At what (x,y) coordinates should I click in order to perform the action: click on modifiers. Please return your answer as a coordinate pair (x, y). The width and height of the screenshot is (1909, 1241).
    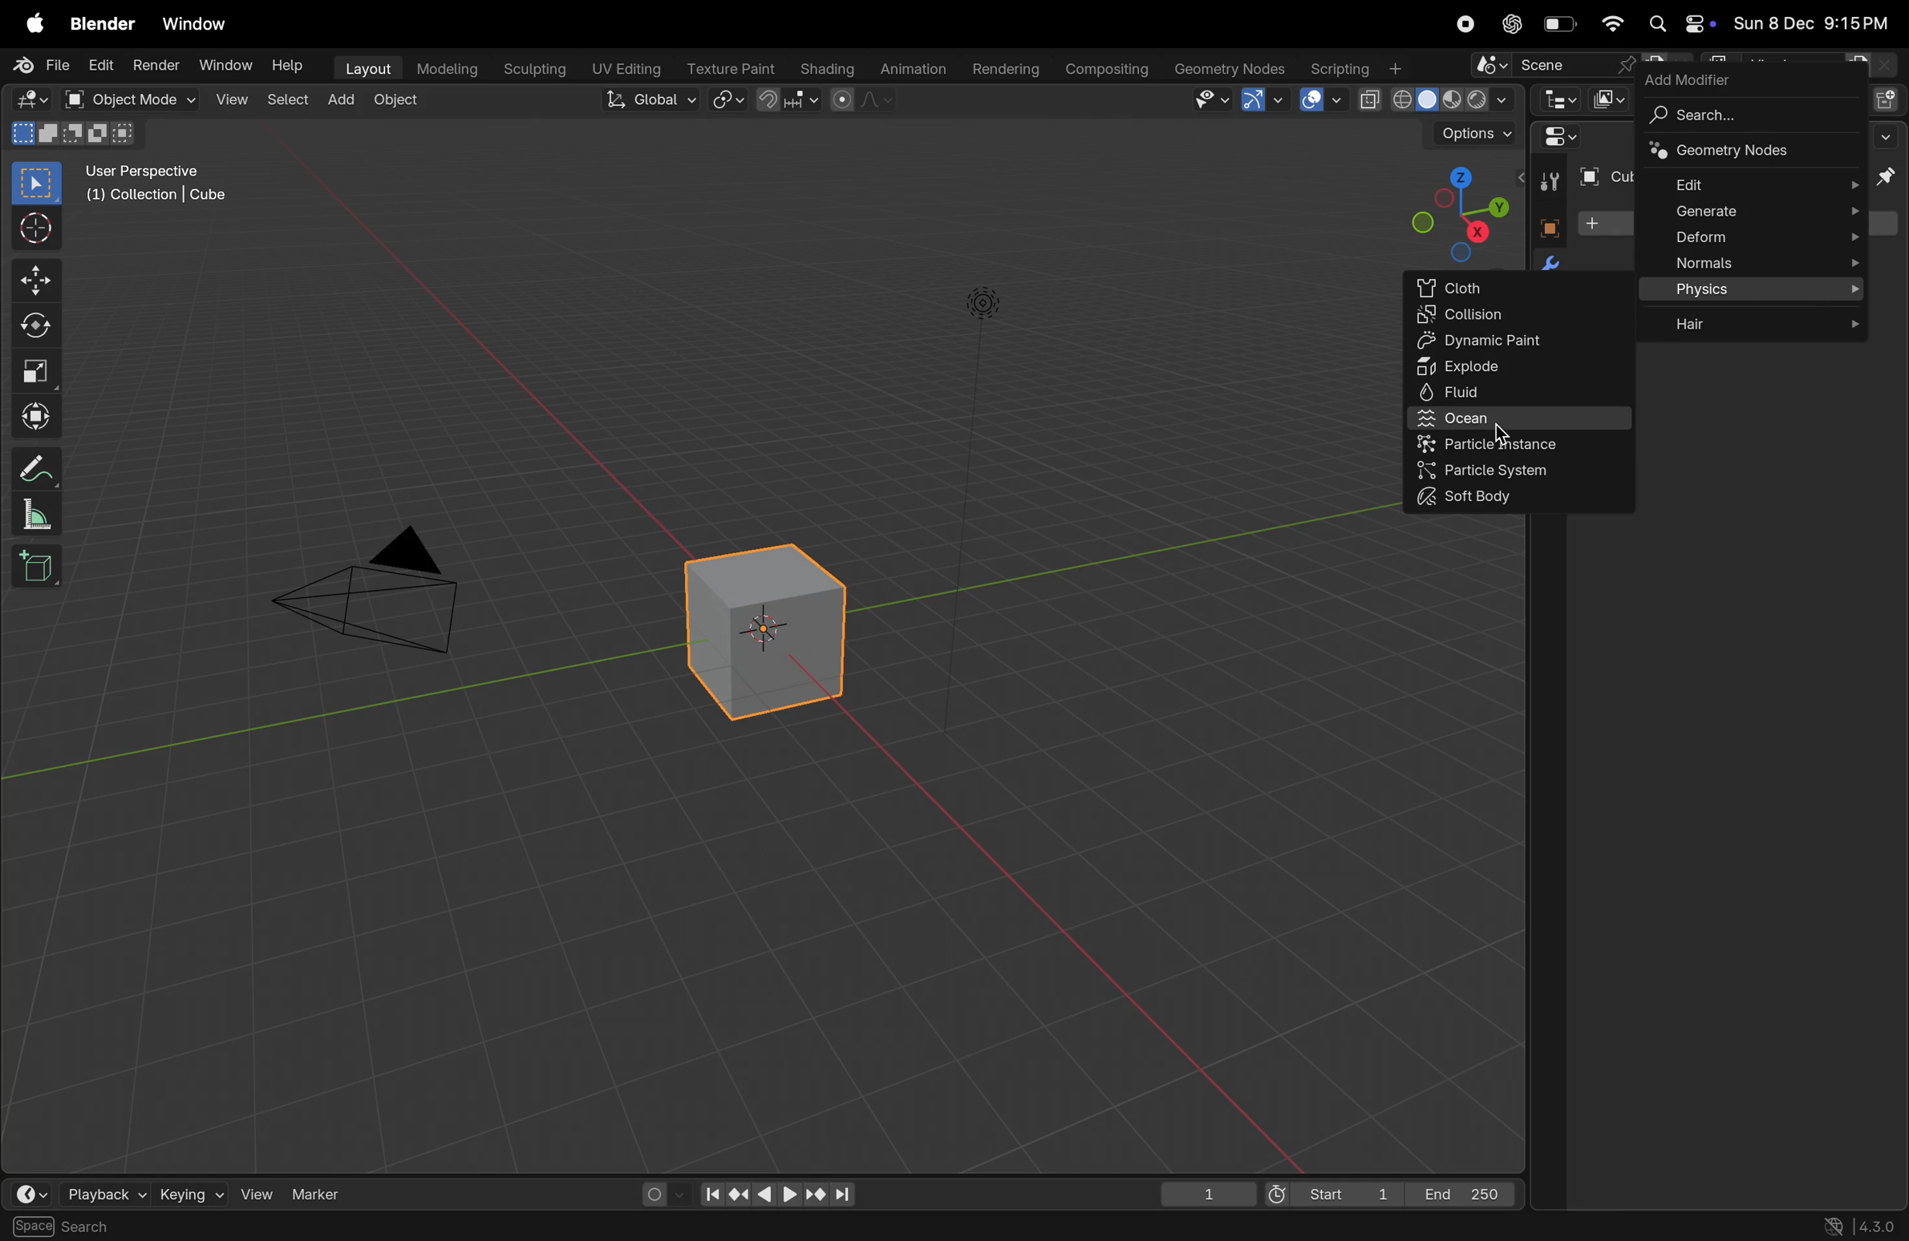
    Looking at the image, I should click on (1549, 259).